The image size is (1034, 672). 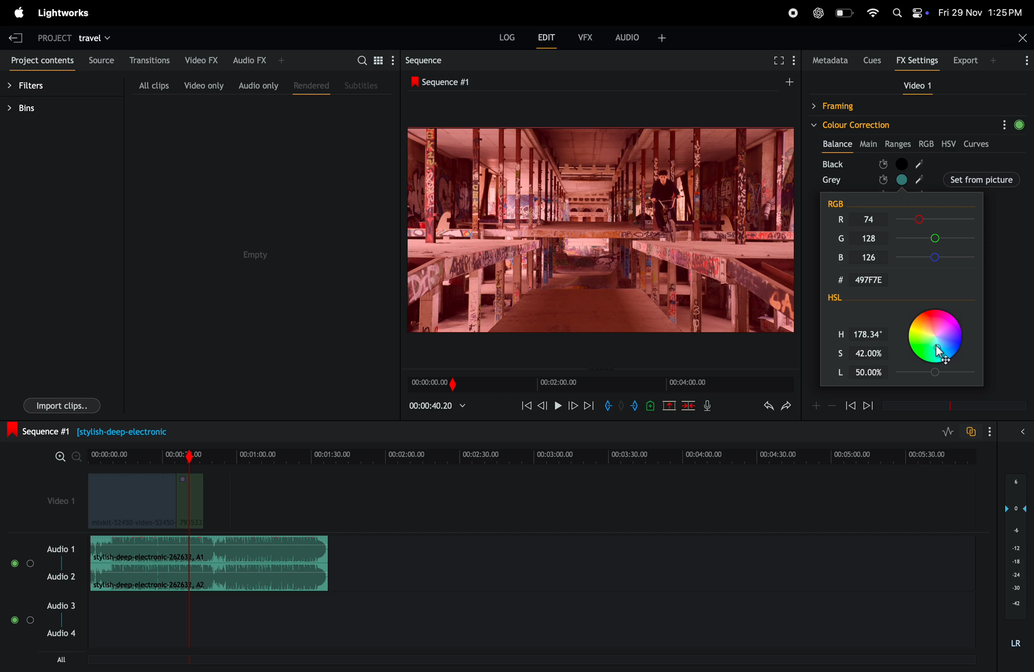 I want to click on nextframe, so click(x=573, y=405).